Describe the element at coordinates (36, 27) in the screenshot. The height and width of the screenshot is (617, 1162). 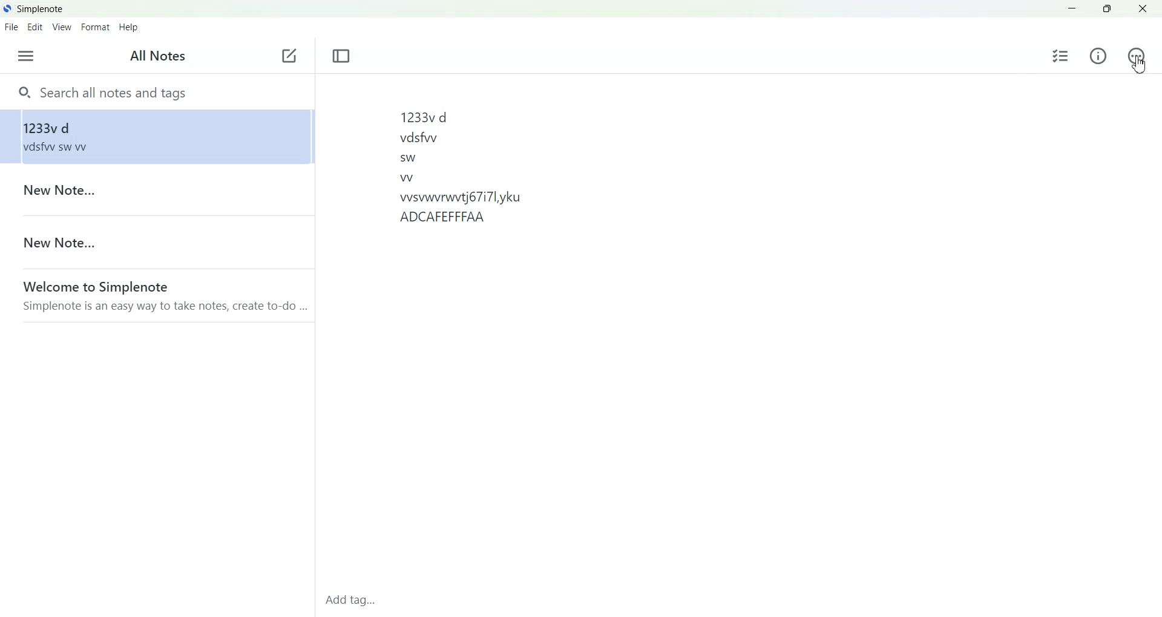
I see `Edit` at that location.